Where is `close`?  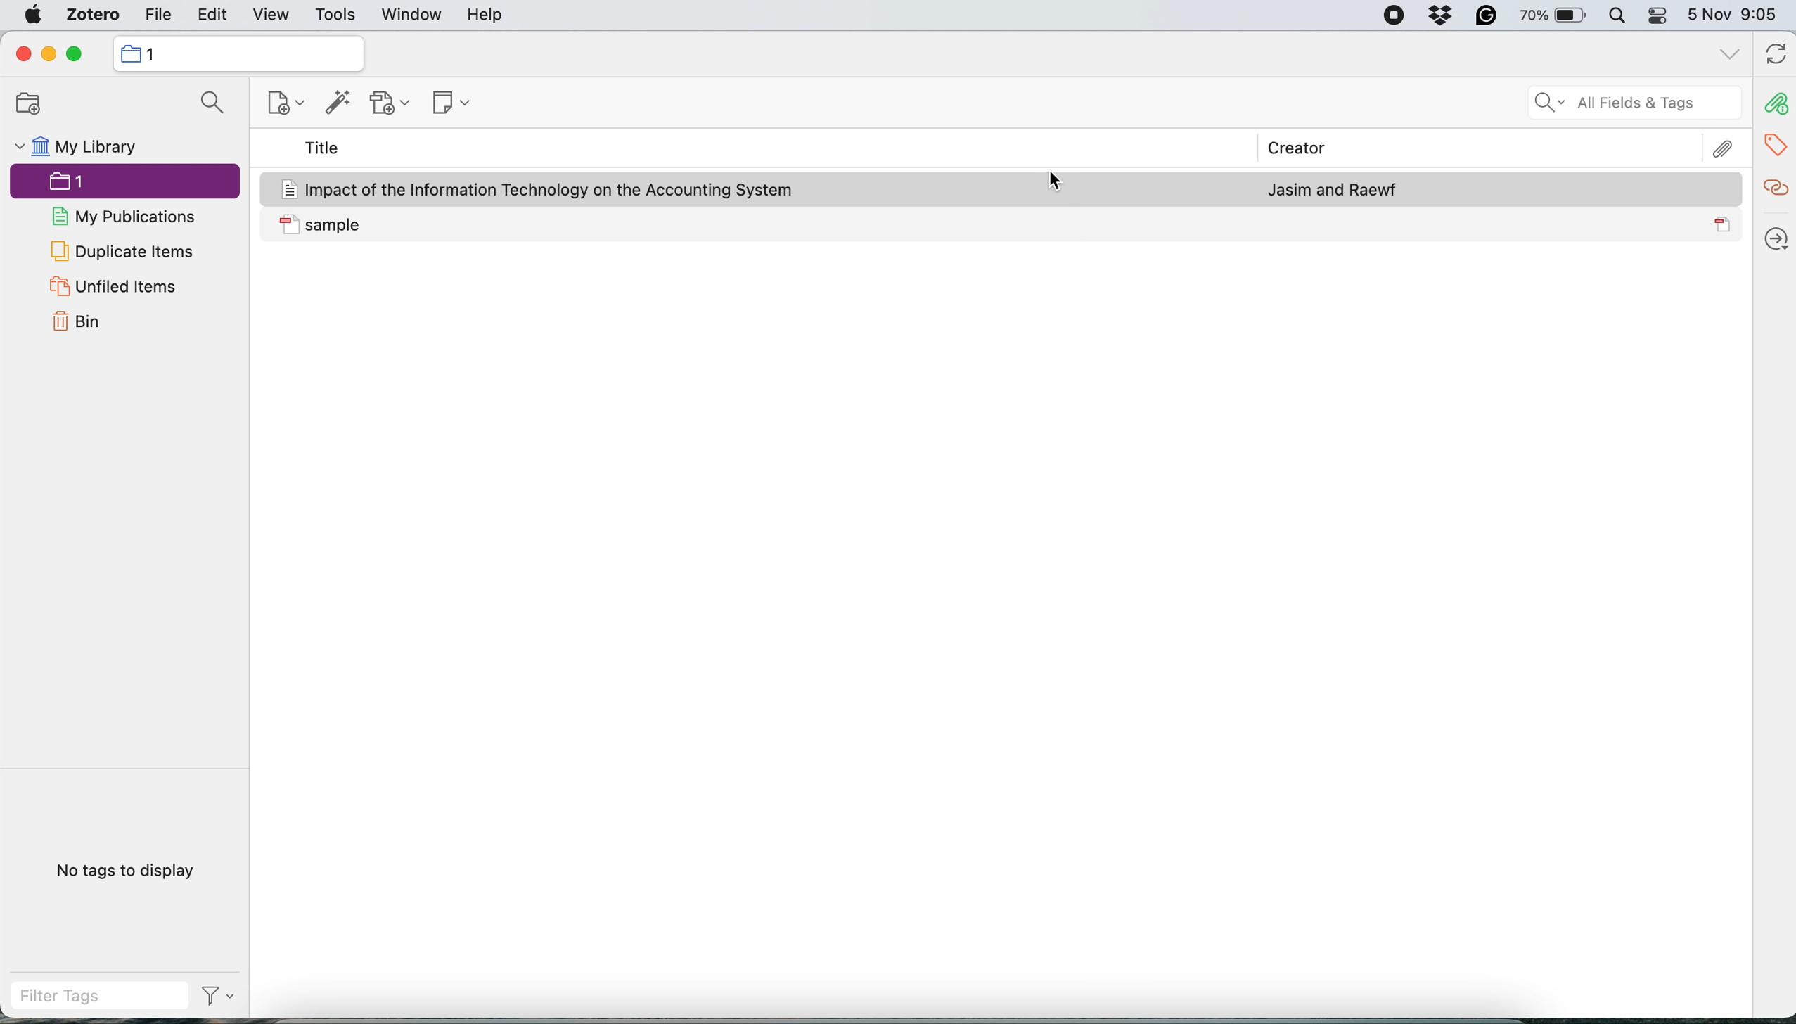 close is located at coordinates (22, 54).